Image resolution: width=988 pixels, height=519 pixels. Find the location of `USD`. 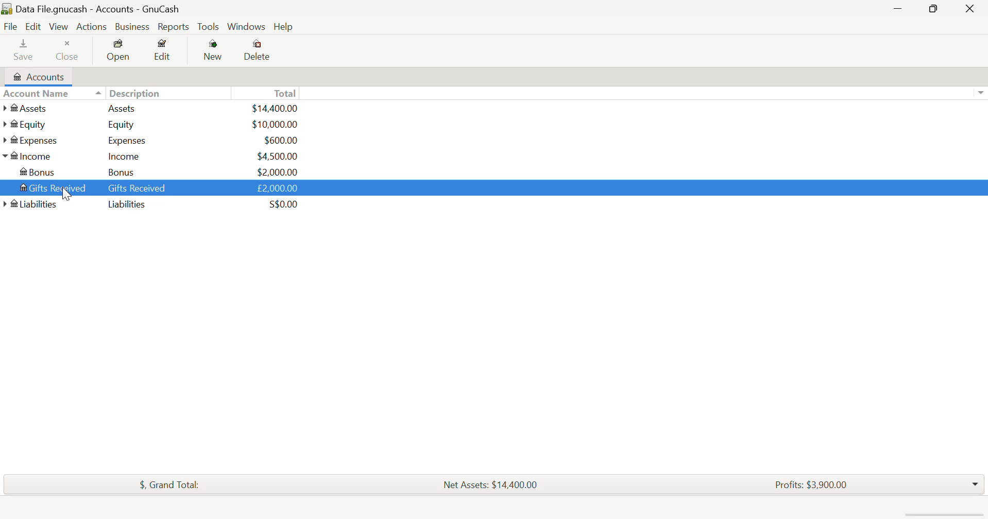

USD is located at coordinates (274, 125).